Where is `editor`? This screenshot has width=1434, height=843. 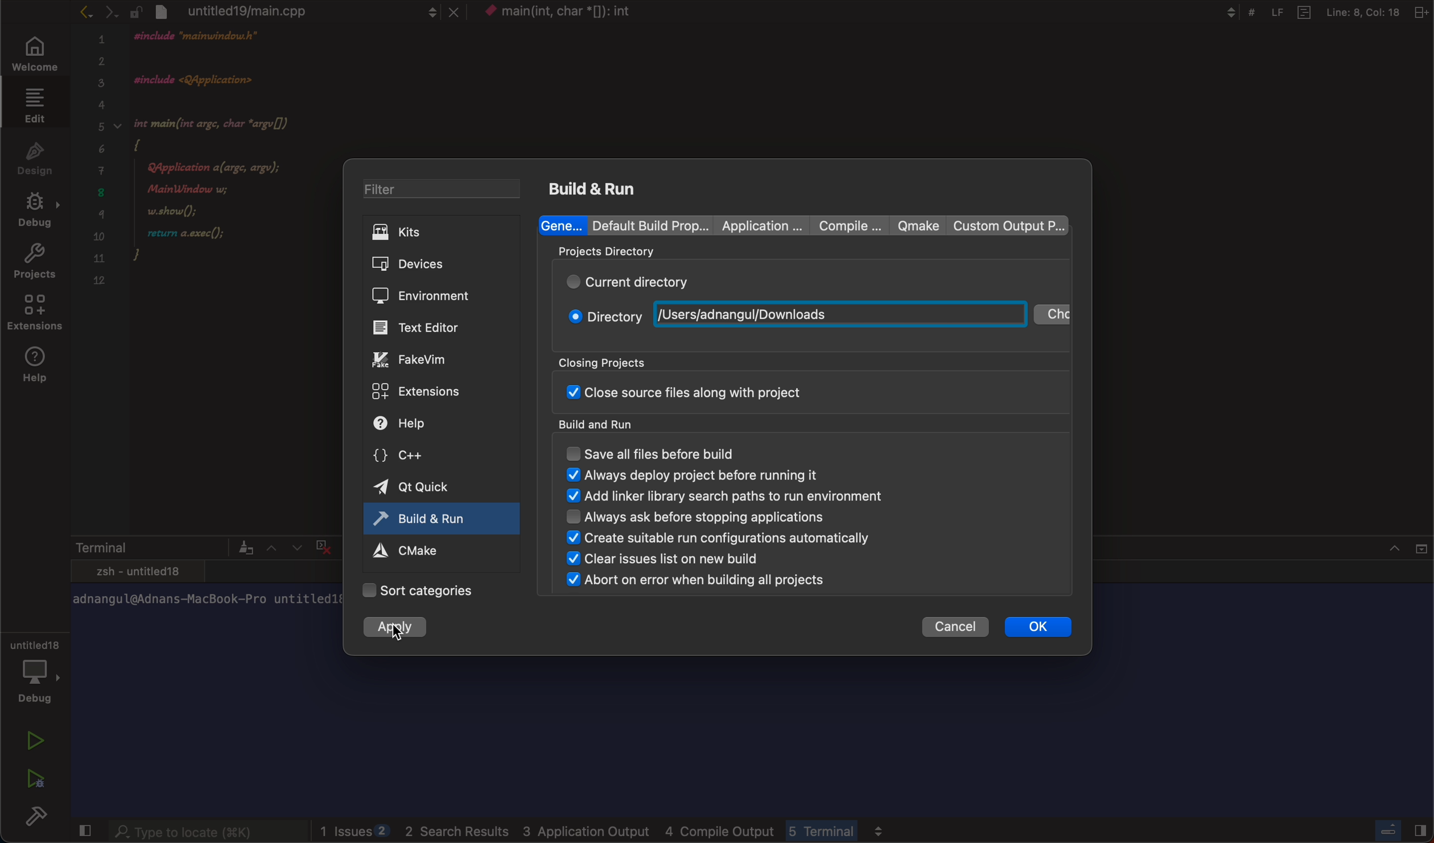
editor is located at coordinates (422, 328).